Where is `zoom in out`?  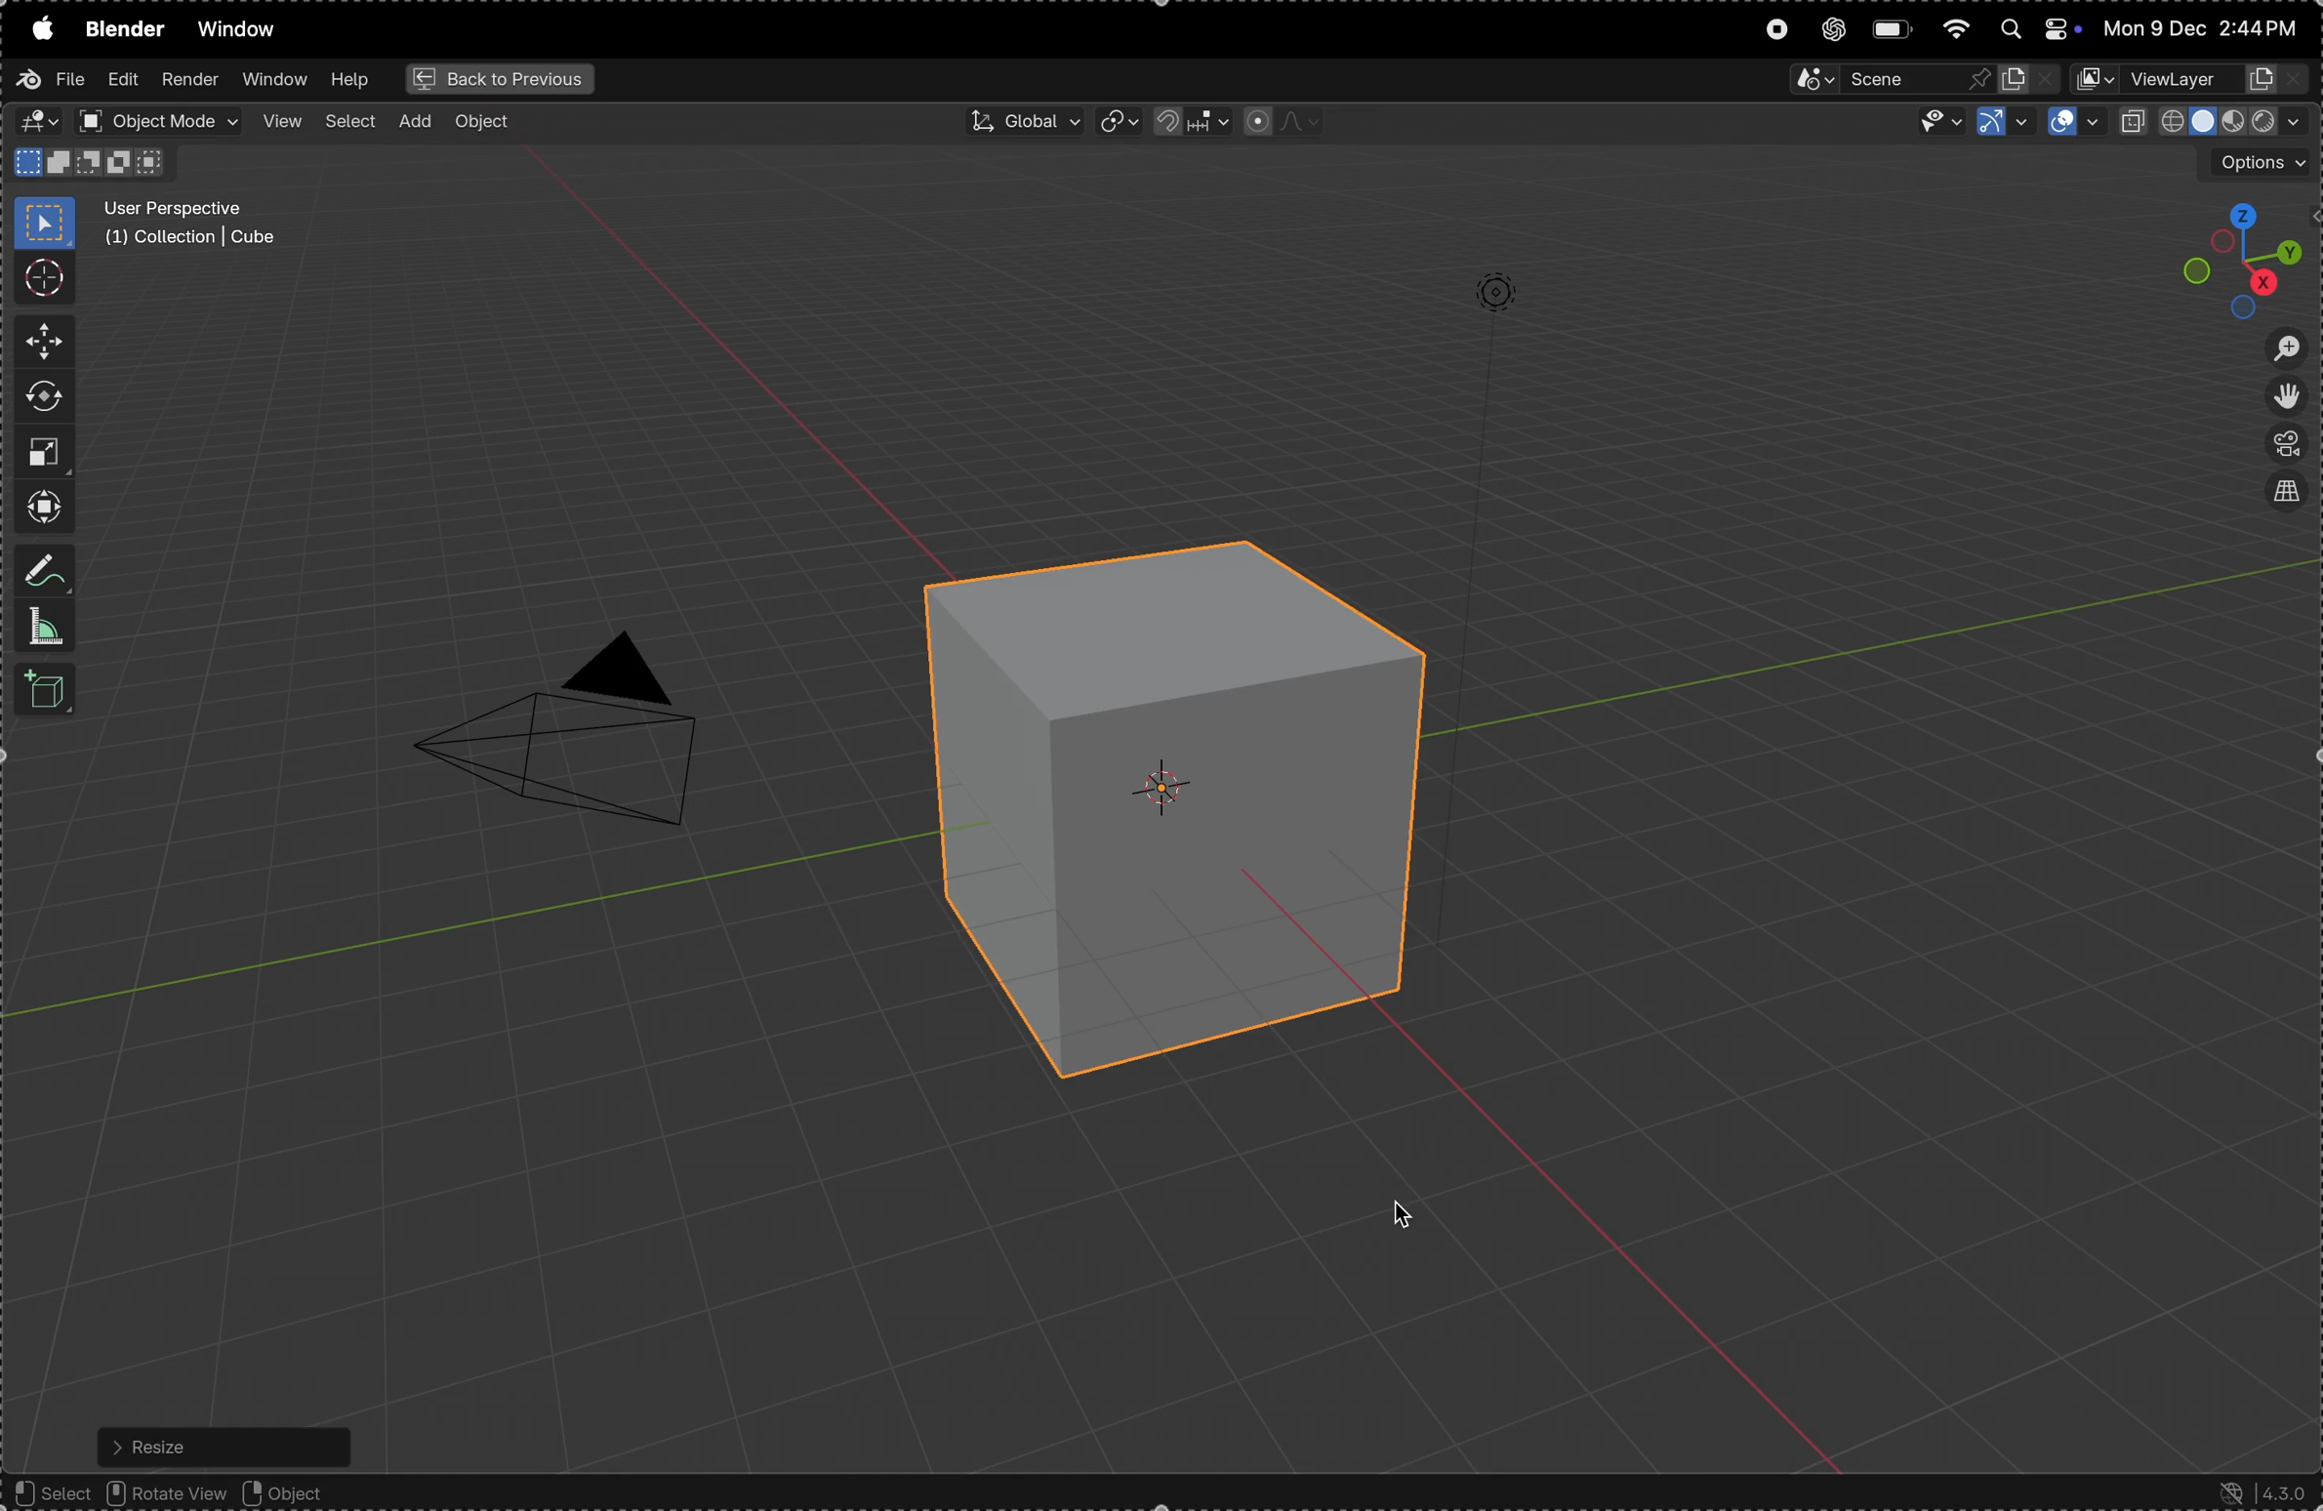 zoom in out is located at coordinates (2285, 347).